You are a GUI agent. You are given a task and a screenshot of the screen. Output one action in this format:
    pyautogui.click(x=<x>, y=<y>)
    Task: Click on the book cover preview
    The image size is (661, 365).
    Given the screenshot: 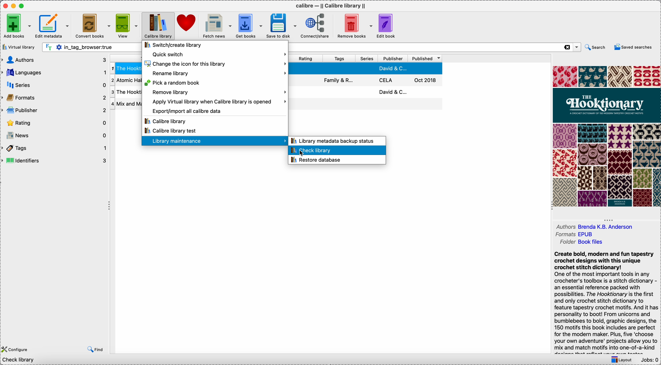 What is the action you would take?
    pyautogui.click(x=606, y=136)
    